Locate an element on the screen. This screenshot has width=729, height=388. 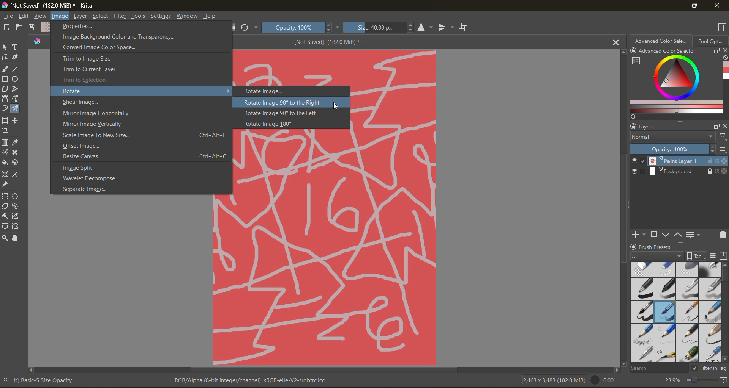
offset image is located at coordinates (89, 146).